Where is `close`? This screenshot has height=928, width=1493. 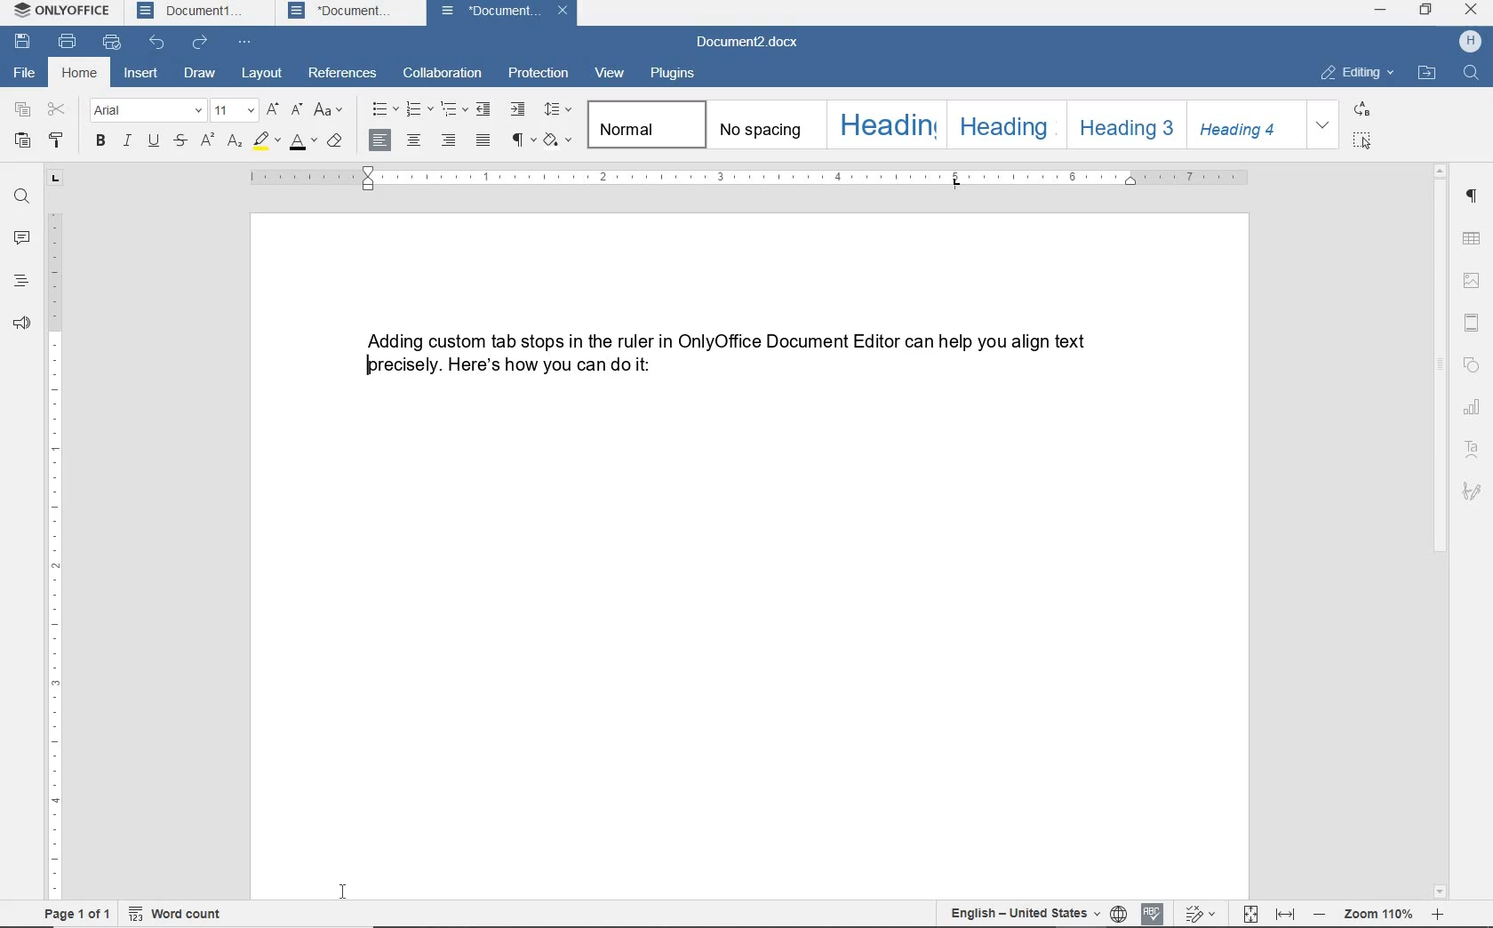
close is located at coordinates (1471, 11).